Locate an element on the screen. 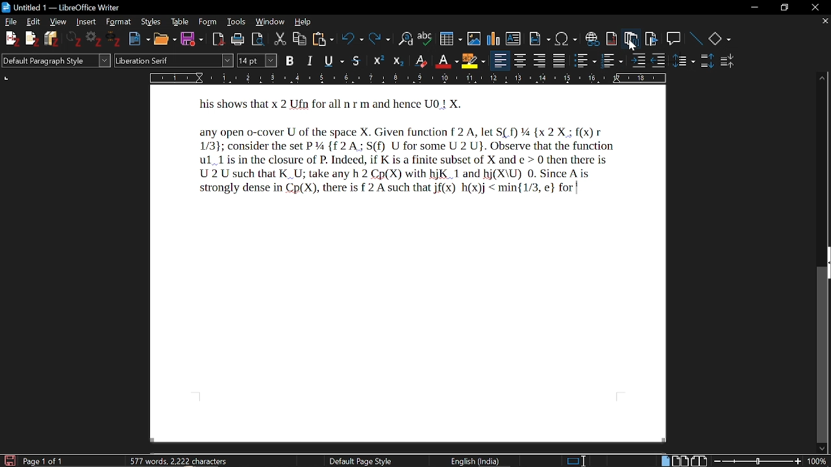 Image resolution: width=831 pixels, height=467 pixels. Strikethrough is located at coordinates (356, 60).